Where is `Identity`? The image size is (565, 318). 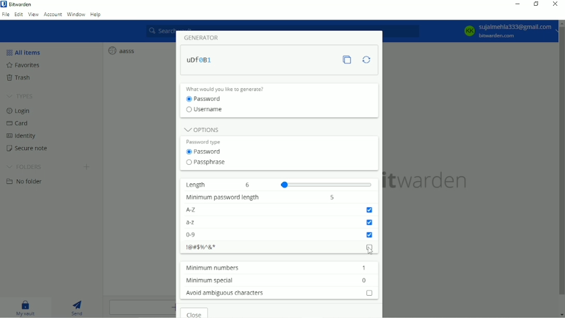
Identity is located at coordinates (23, 135).